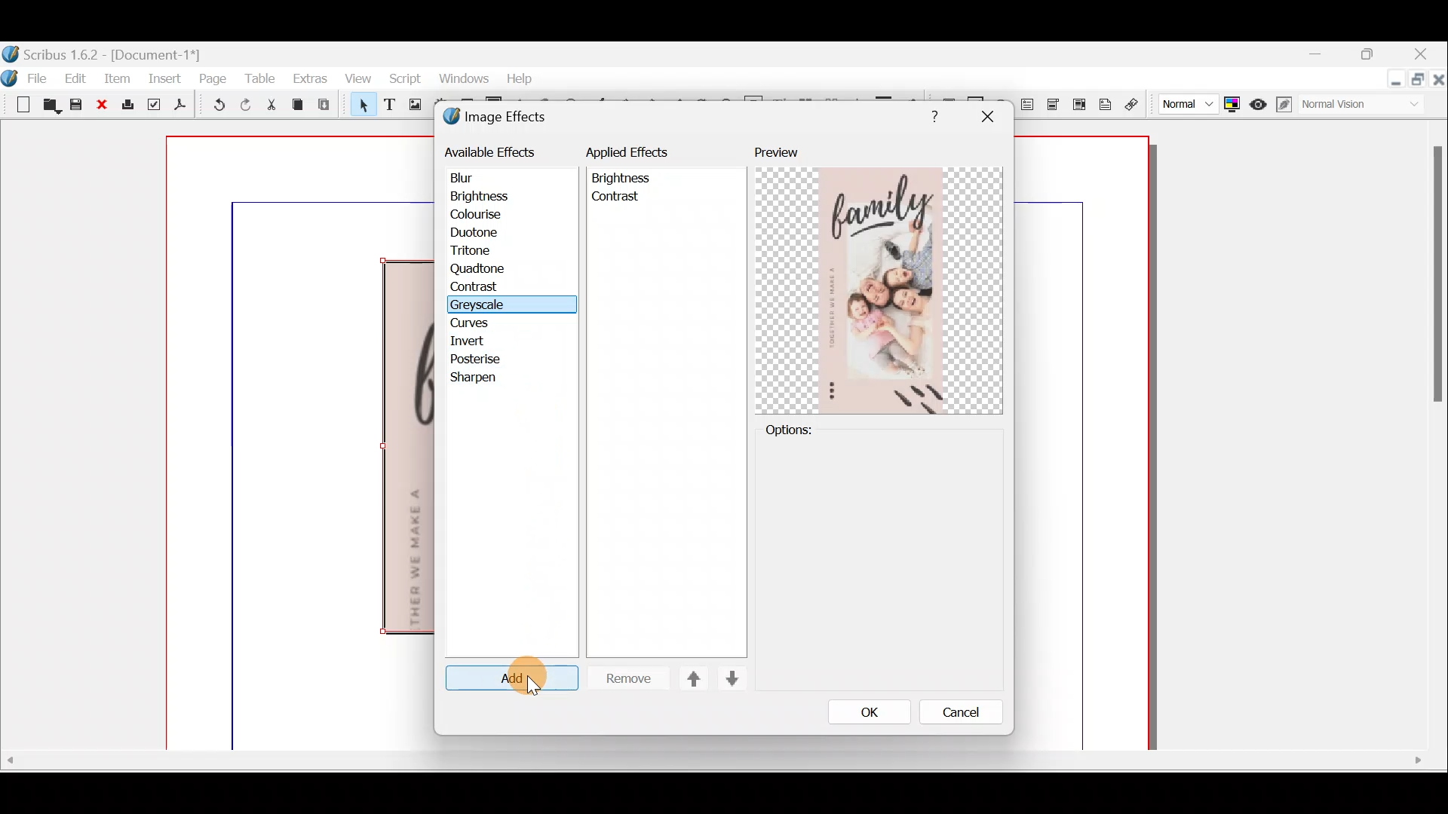 This screenshot has width=1448, height=814. I want to click on quadtone, so click(483, 269).